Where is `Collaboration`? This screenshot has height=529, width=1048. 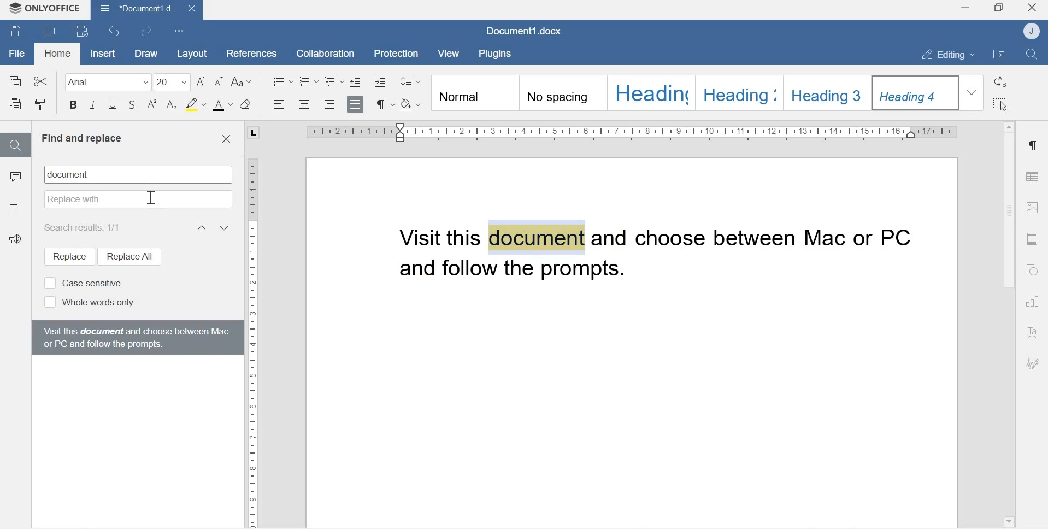
Collaboration is located at coordinates (321, 52).